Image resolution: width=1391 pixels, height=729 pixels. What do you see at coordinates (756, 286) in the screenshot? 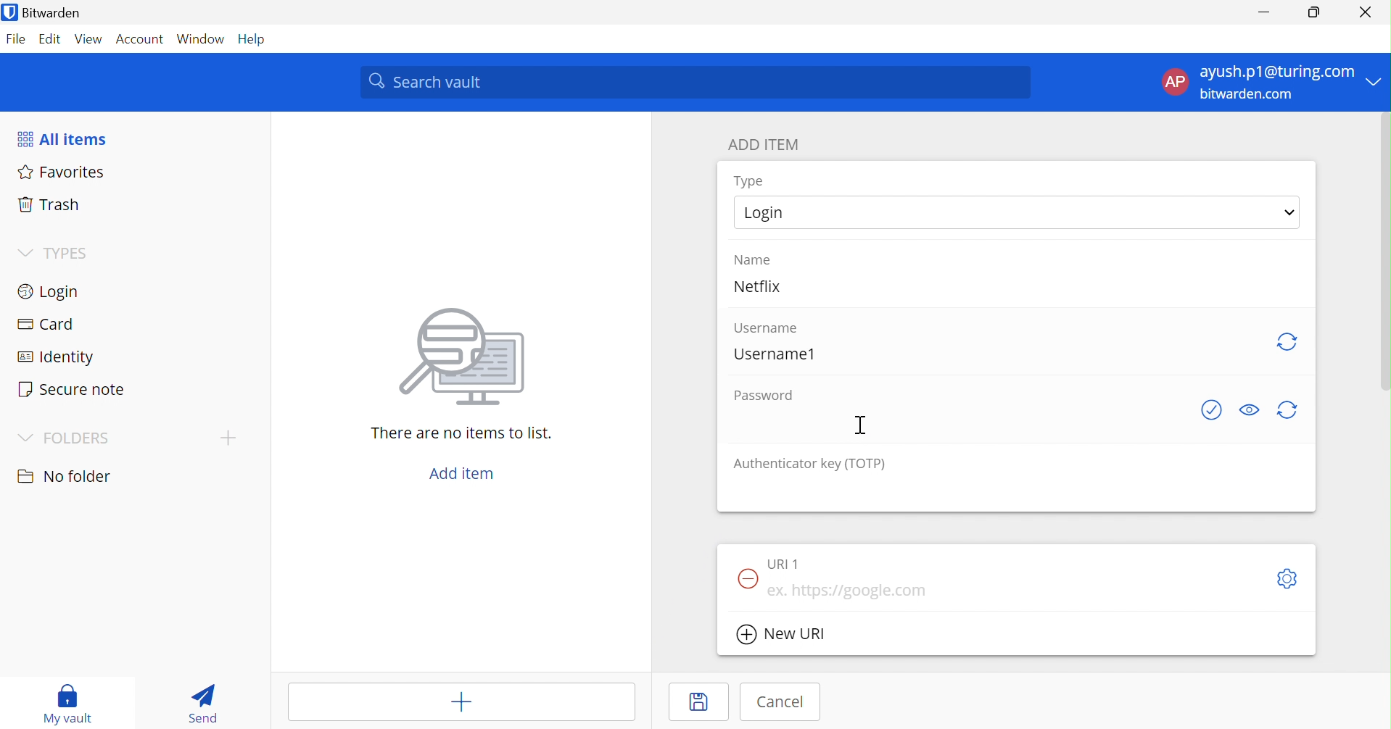
I see `Netflix` at bounding box center [756, 286].